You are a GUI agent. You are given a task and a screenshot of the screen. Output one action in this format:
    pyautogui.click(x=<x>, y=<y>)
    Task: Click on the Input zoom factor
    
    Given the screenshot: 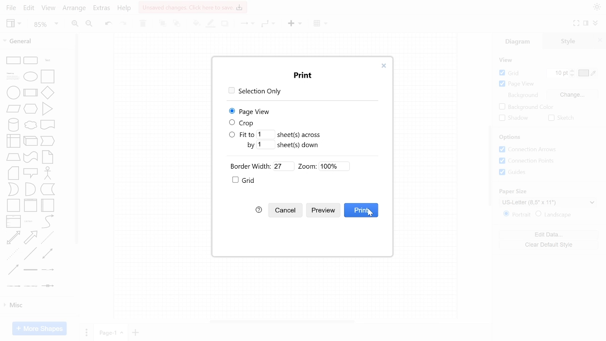 What is the action you would take?
    pyautogui.click(x=334, y=166)
    